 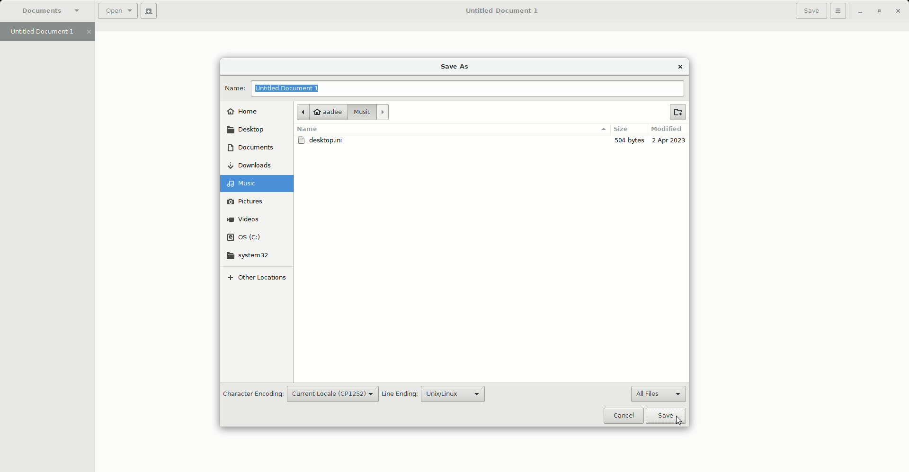 What do you see at coordinates (254, 166) in the screenshot?
I see `Downloads` at bounding box center [254, 166].